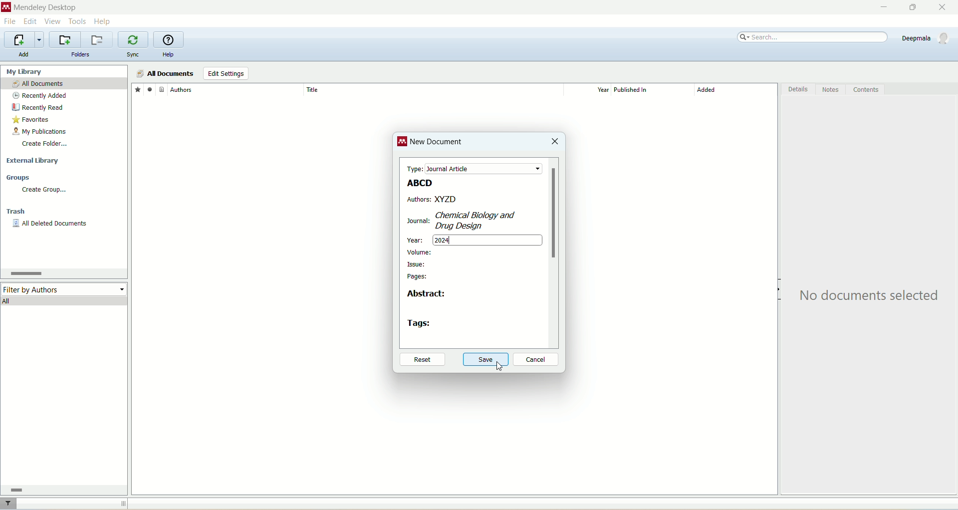  What do you see at coordinates (41, 132) in the screenshot?
I see `my publication` at bounding box center [41, 132].